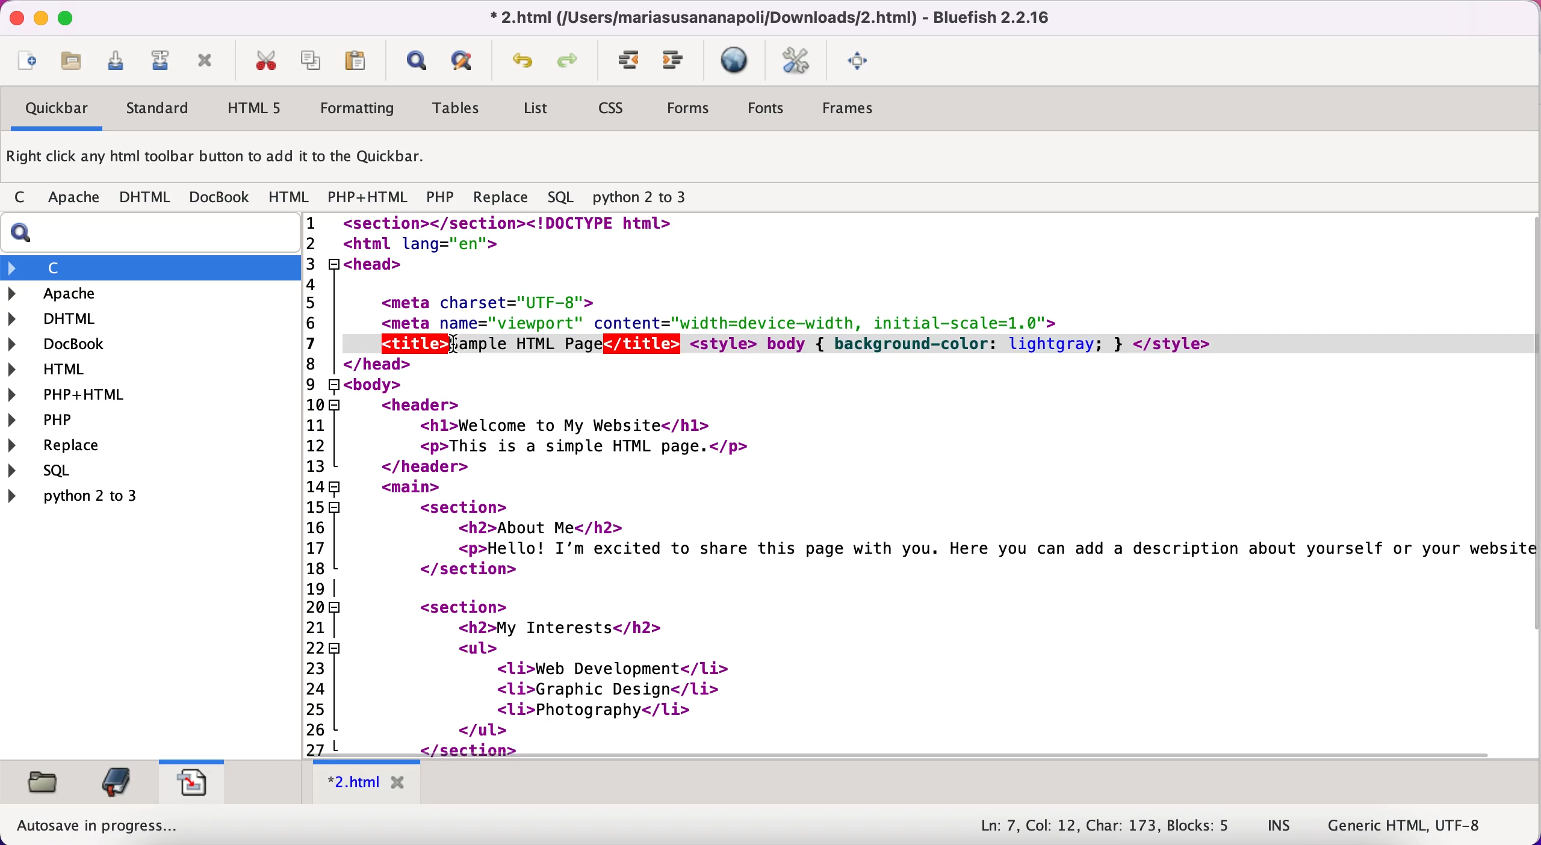 The width and height of the screenshot is (1541, 845). I want to click on ins, so click(1280, 826).